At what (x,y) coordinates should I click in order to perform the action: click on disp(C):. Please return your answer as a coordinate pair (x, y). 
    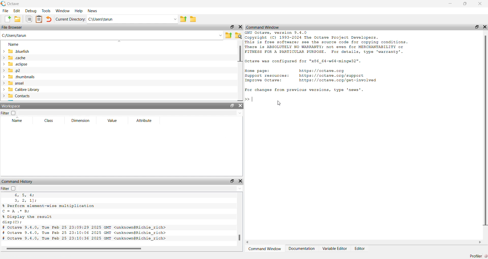
    Looking at the image, I should click on (12, 222).